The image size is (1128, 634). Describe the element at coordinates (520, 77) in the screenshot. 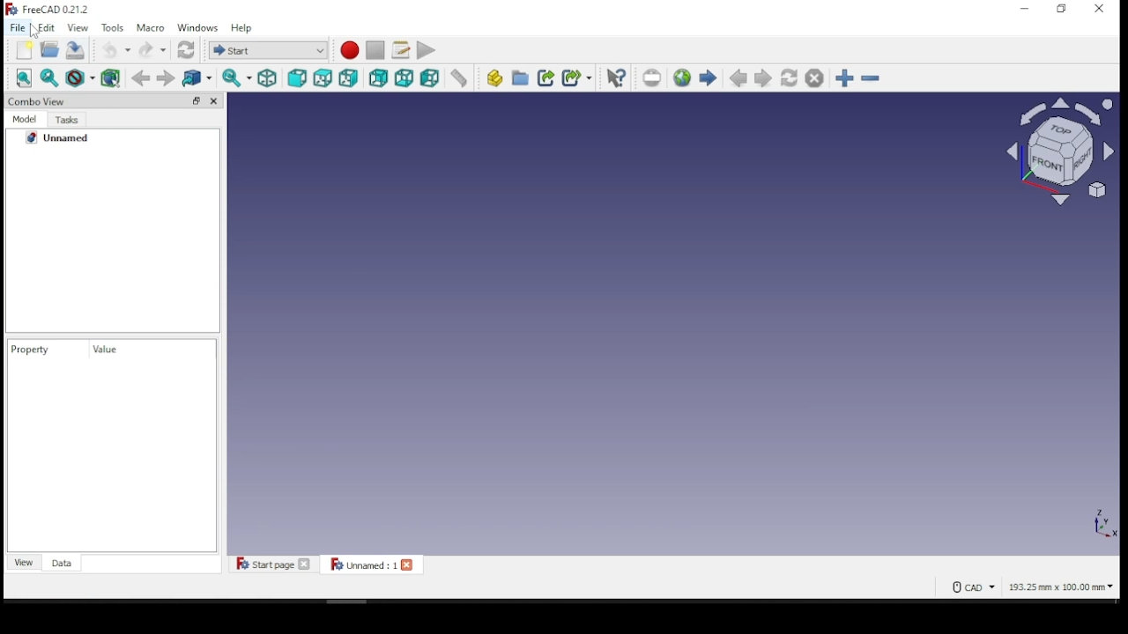

I see `create group` at that location.